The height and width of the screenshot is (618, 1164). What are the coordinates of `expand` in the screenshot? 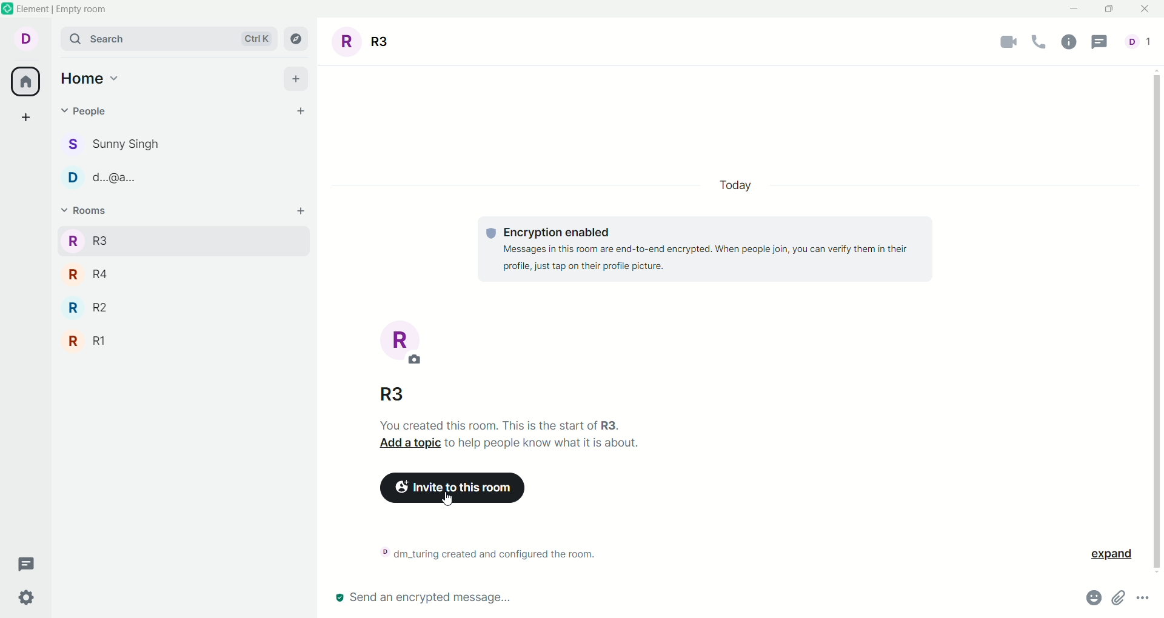 It's located at (1106, 556).